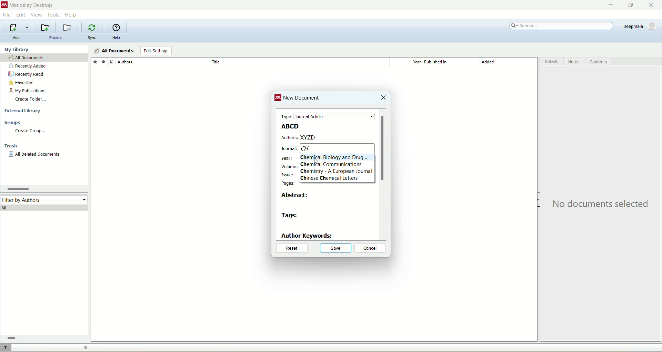 This screenshot has height=352, width=662. What do you see at coordinates (602, 204) in the screenshot?
I see `text` at bounding box center [602, 204].